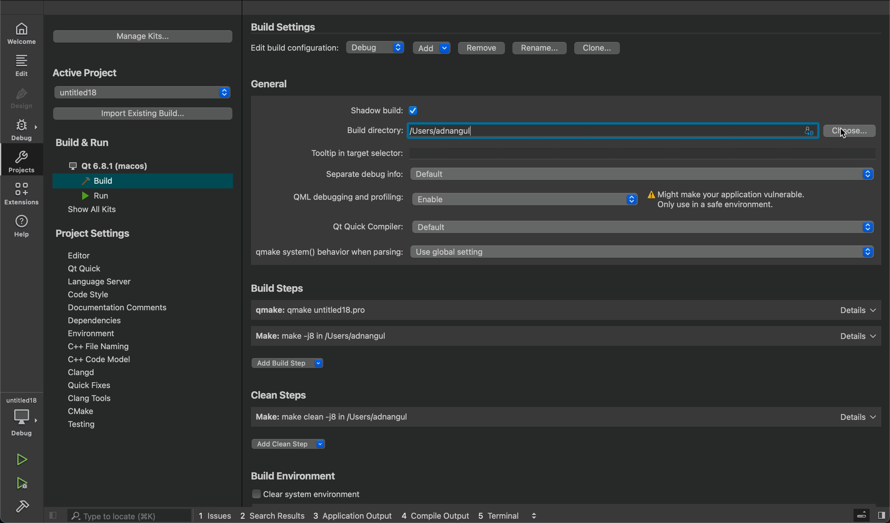 The image size is (890, 523). What do you see at coordinates (851, 130) in the screenshot?
I see `choose` at bounding box center [851, 130].